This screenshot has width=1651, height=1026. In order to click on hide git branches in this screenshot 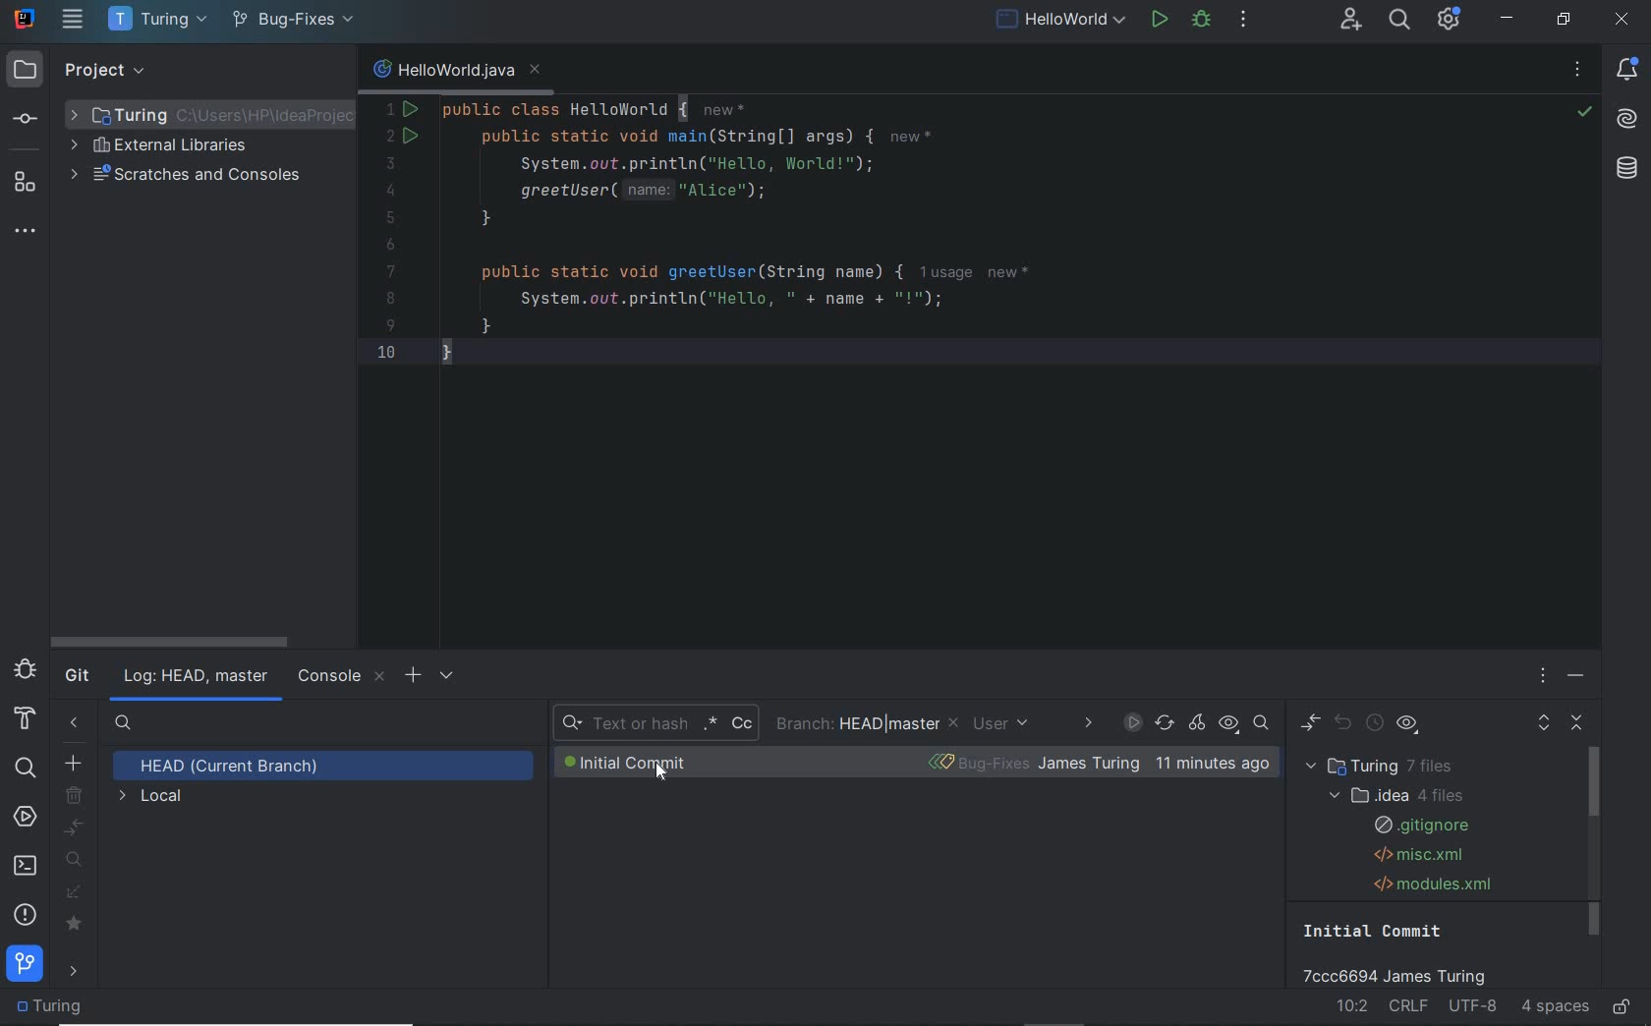, I will do `click(75, 725)`.